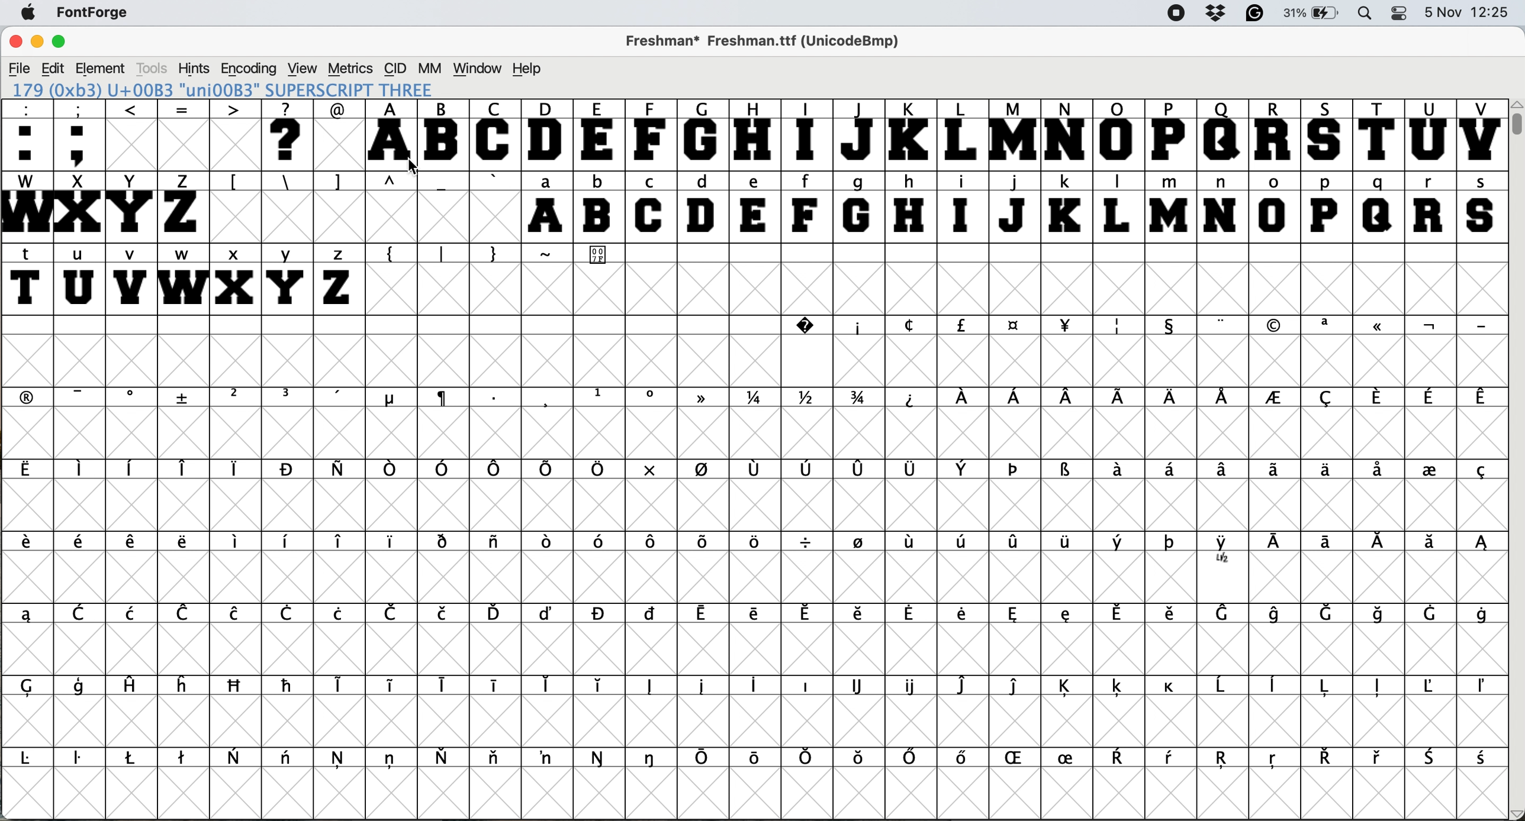 The height and width of the screenshot is (821, 1525). What do you see at coordinates (651, 540) in the screenshot?
I see `symbol` at bounding box center [651, 540].